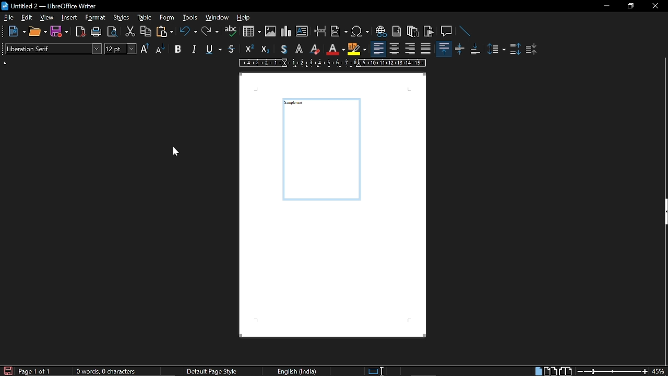 The image size is (668, 376). Describe the element at coordinates (315, 50) in the screenshot. I see `Eraser` at that location.